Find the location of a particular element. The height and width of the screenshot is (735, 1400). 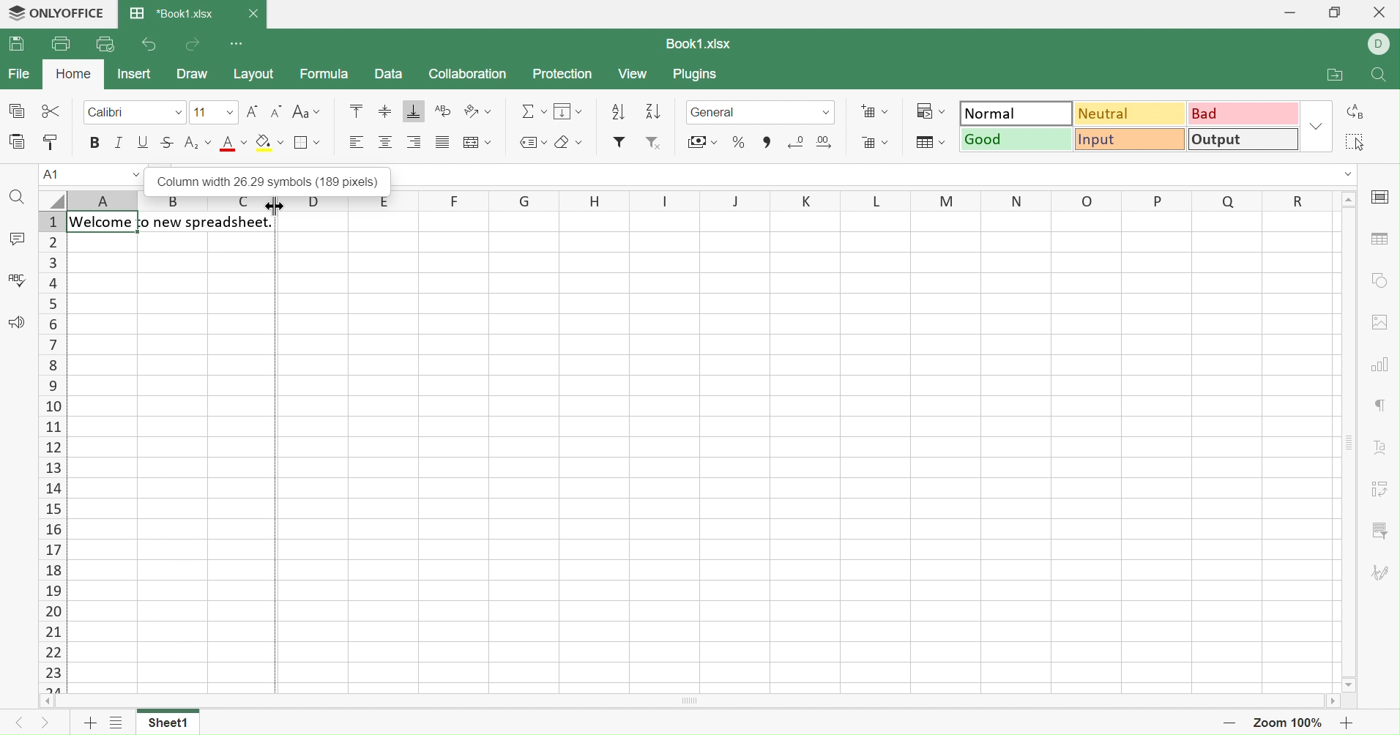

Named ranges is located at coordinates (533, 143).